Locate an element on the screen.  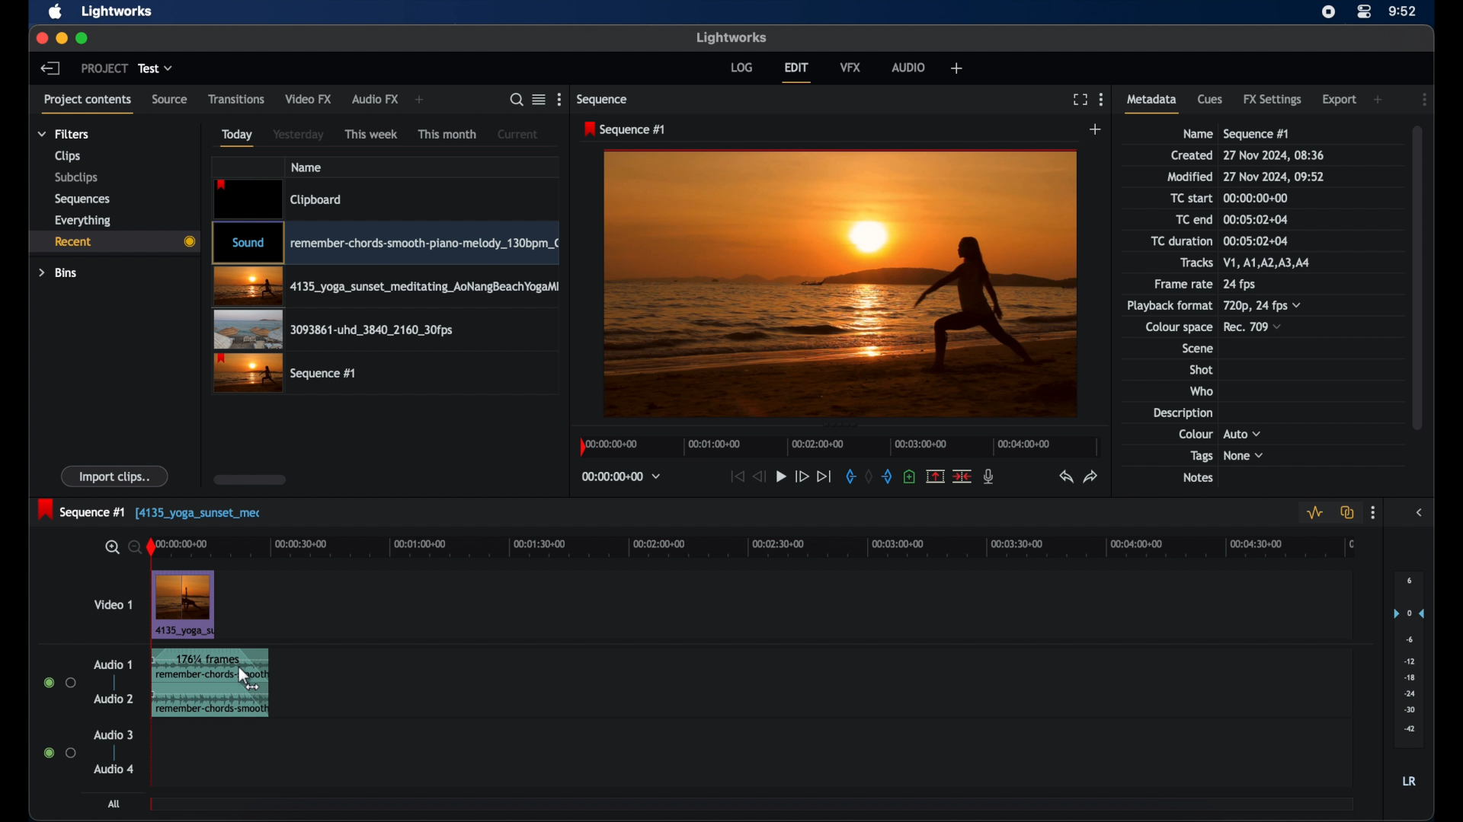
tc duration is located at coordinates (1180, 241).